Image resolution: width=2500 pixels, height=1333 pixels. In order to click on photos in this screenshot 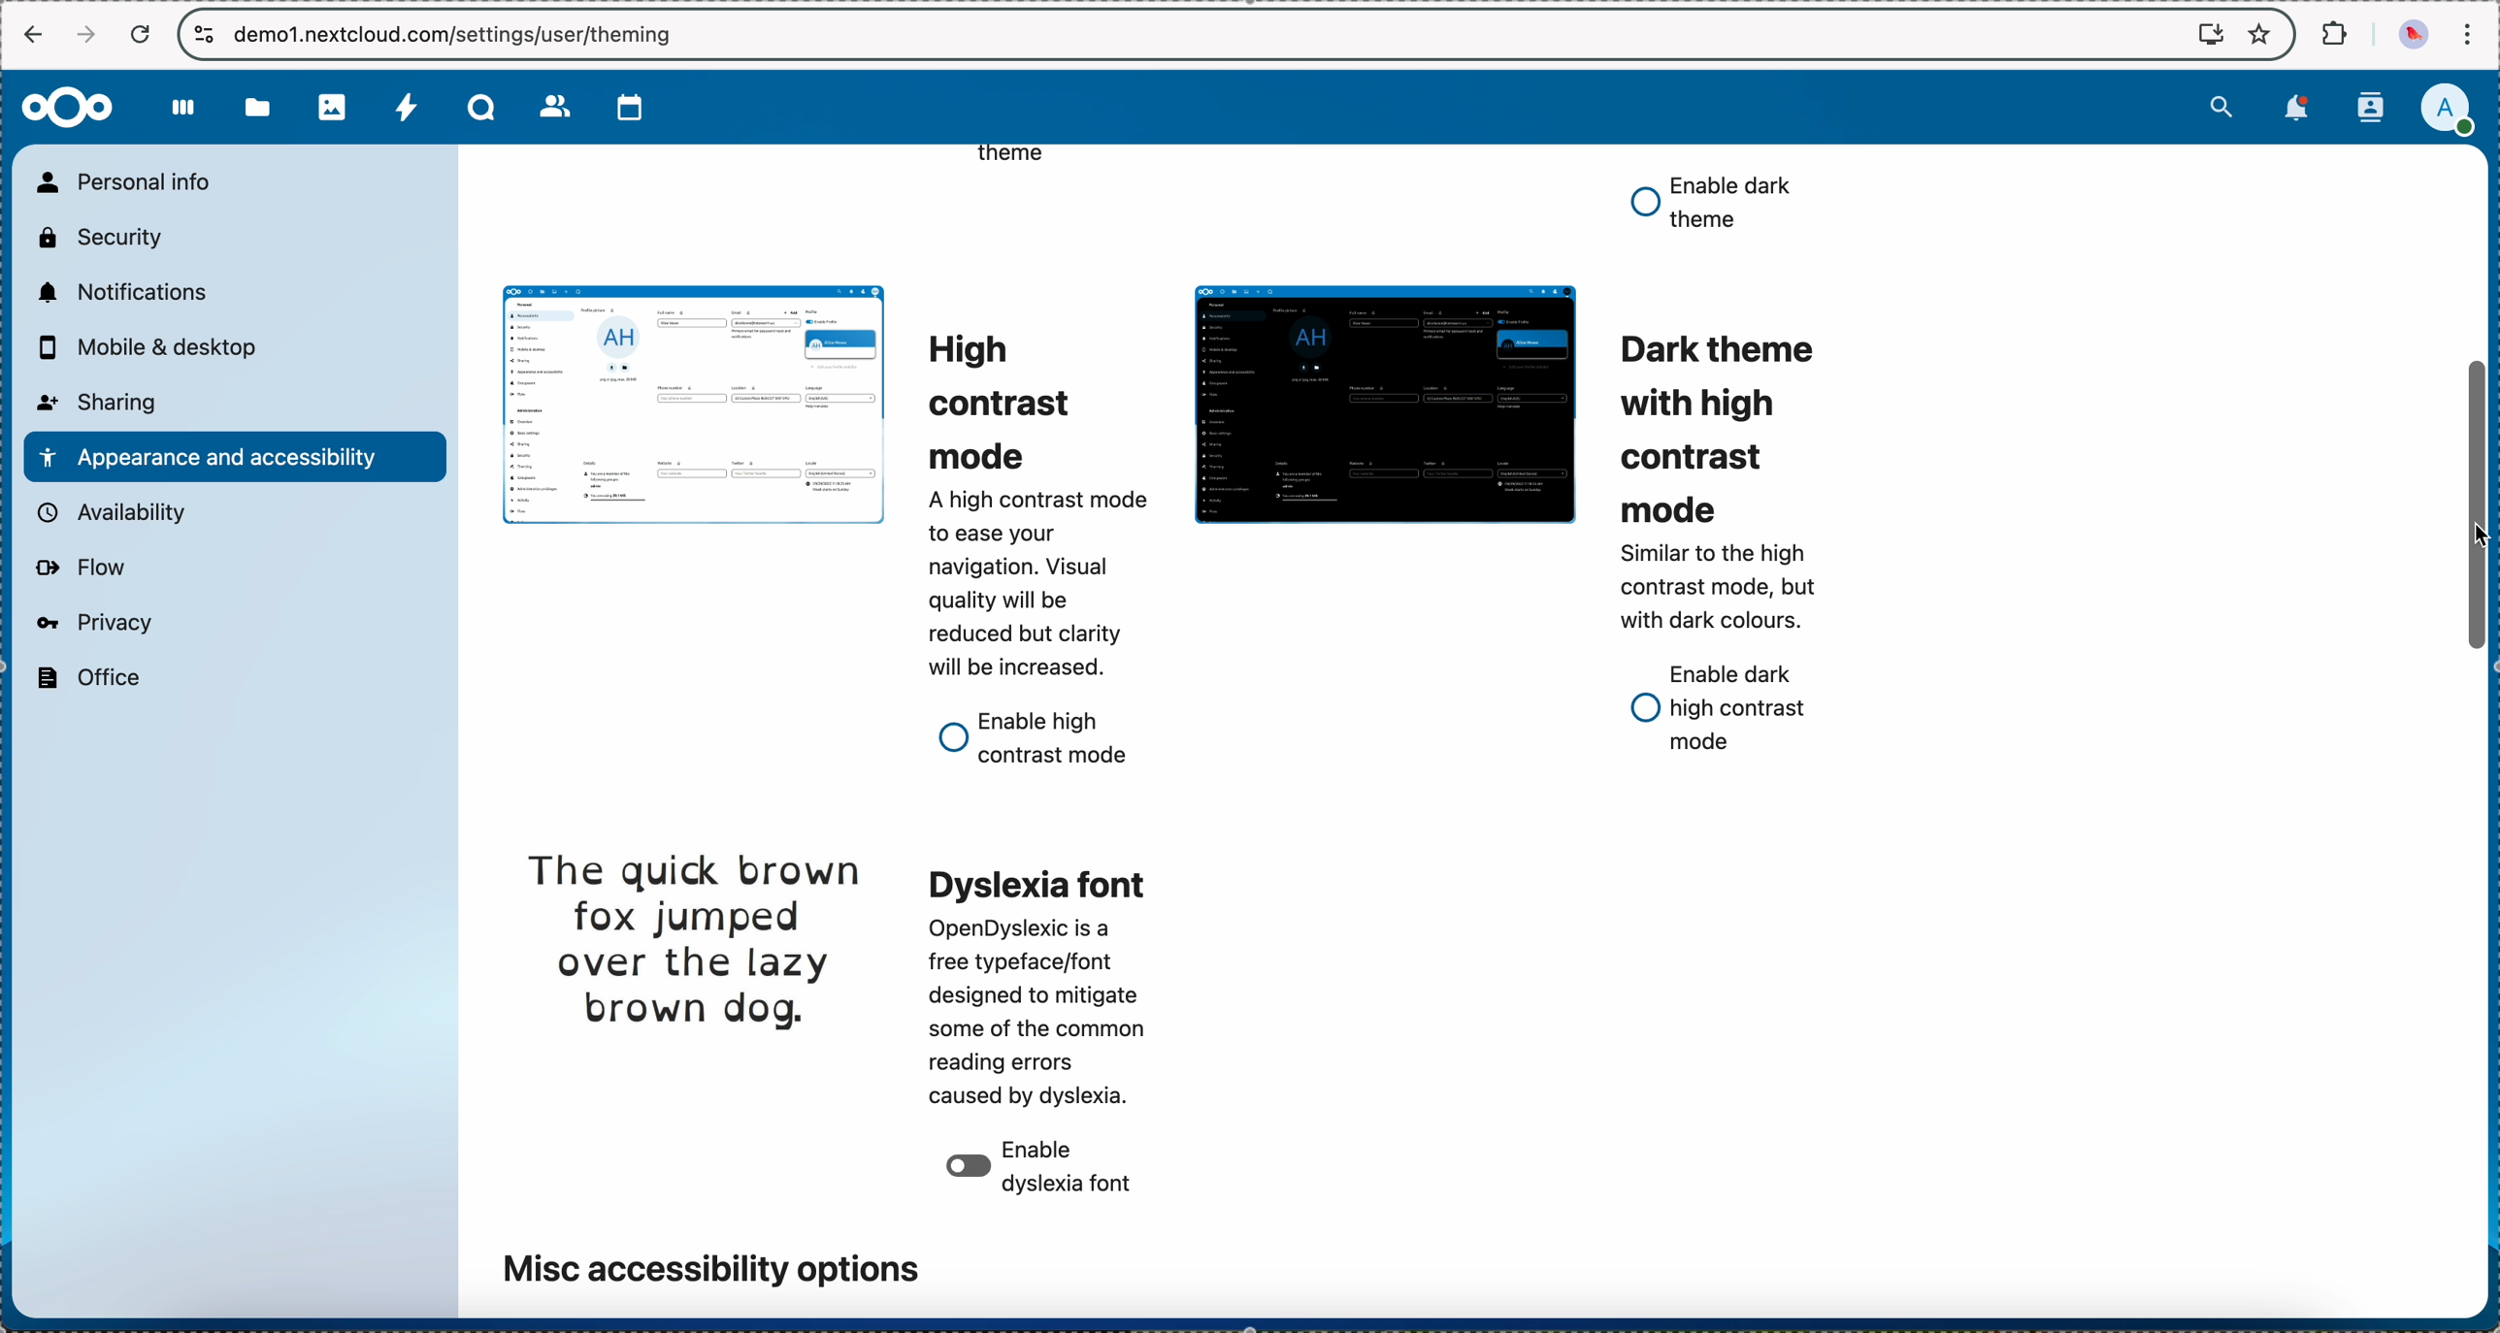, I will do `click(333, 110)`.